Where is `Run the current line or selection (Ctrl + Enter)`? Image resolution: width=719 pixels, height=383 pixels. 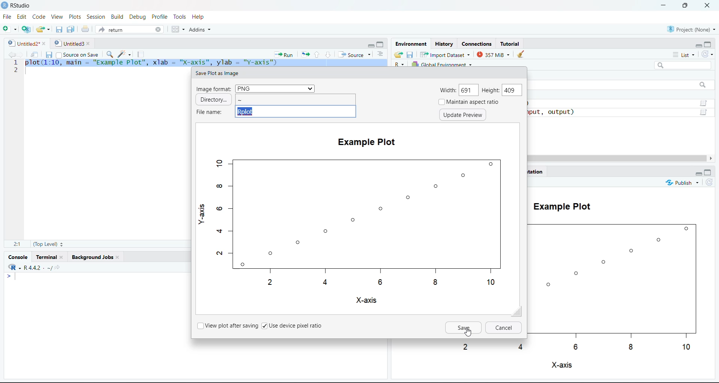
Run the current line or selection (Ctrl + Enter) is located at coordinates (283, 54).